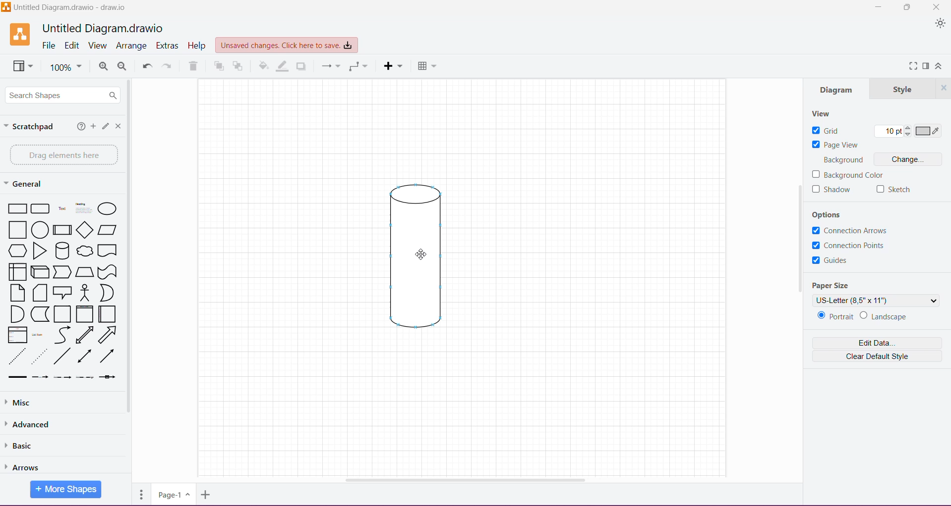 The width and height of the screenshot is (951, 506). What do you see at coordinates (330, 67) in the screenshot?
I see `Connection` at bounding box center [330, 67].